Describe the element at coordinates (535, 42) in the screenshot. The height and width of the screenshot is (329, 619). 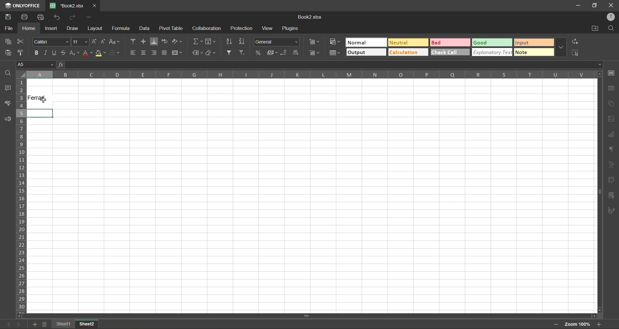
I see `input` at that location.